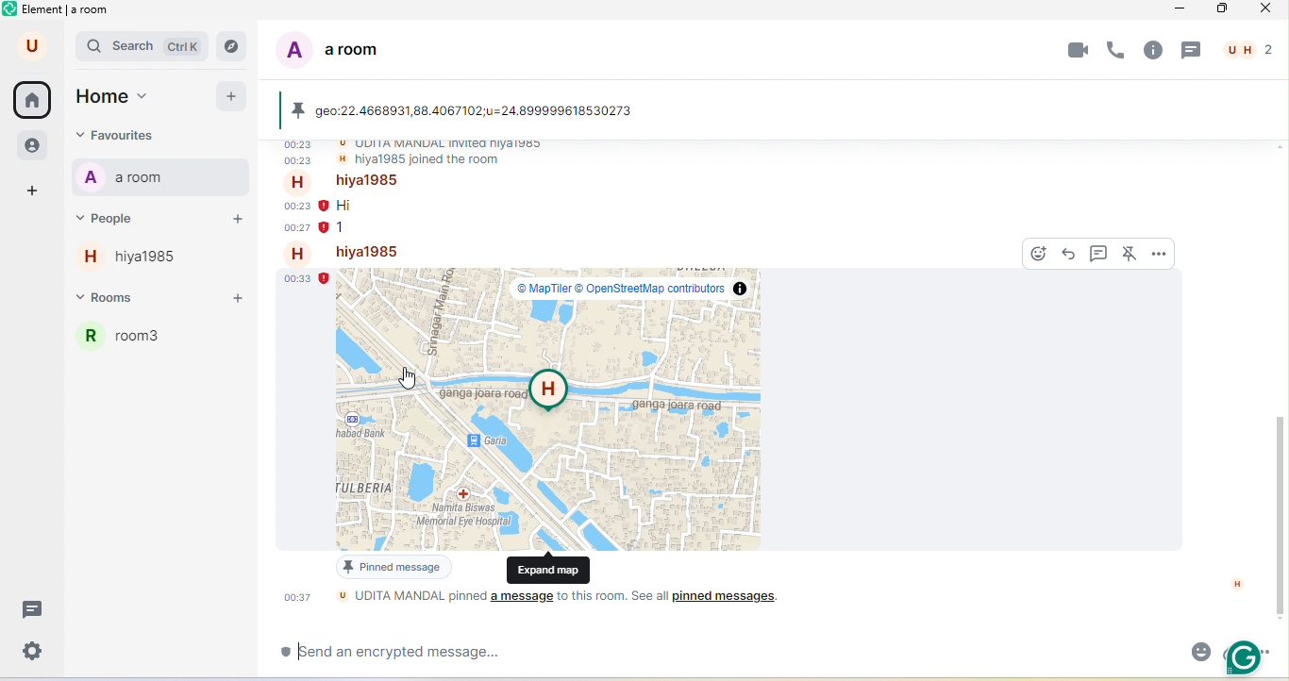 The width and height of the screenshot is (1289, 681). What do you see at coordinates (1237, 584) in the screenshot?
I see `H` at bounding box center [1237, 584].